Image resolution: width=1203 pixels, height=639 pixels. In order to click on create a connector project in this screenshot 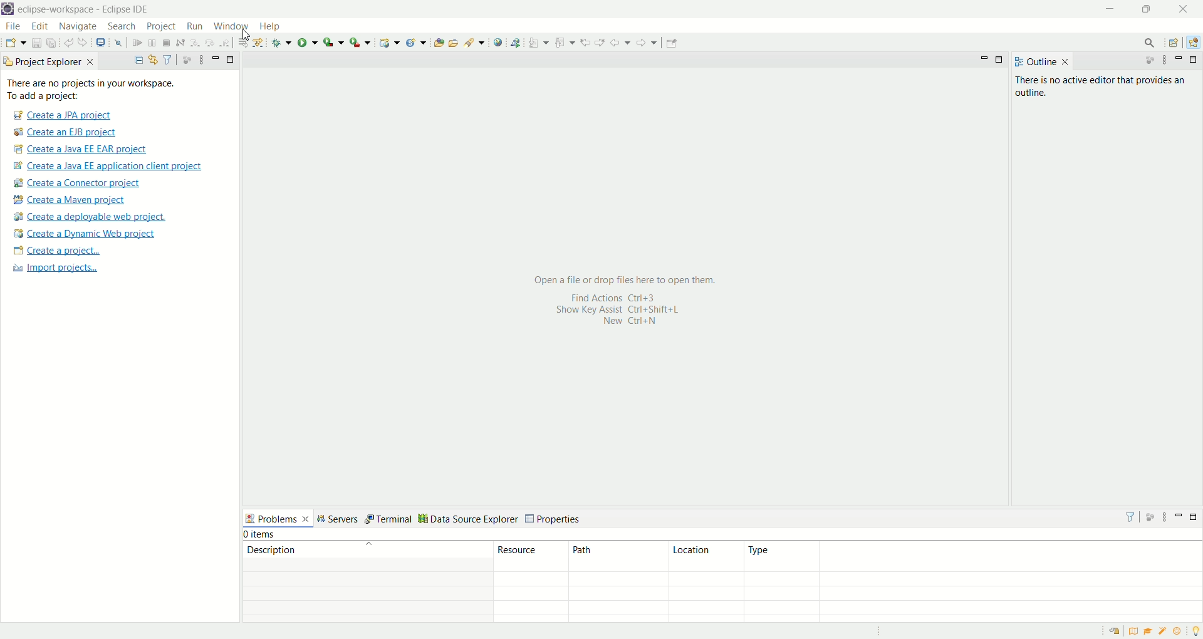, I will do `click(81, 182)`.